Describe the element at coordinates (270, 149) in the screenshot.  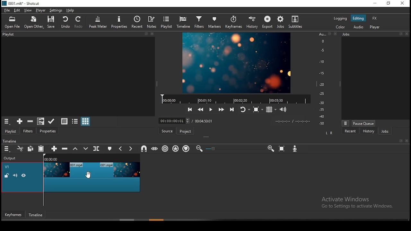
I see `zoom timeline In` at that location.